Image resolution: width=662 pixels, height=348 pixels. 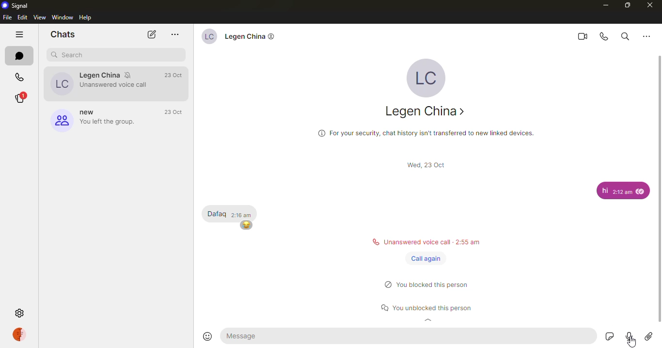 I want to click on emoji, so click(x=246, y=226).